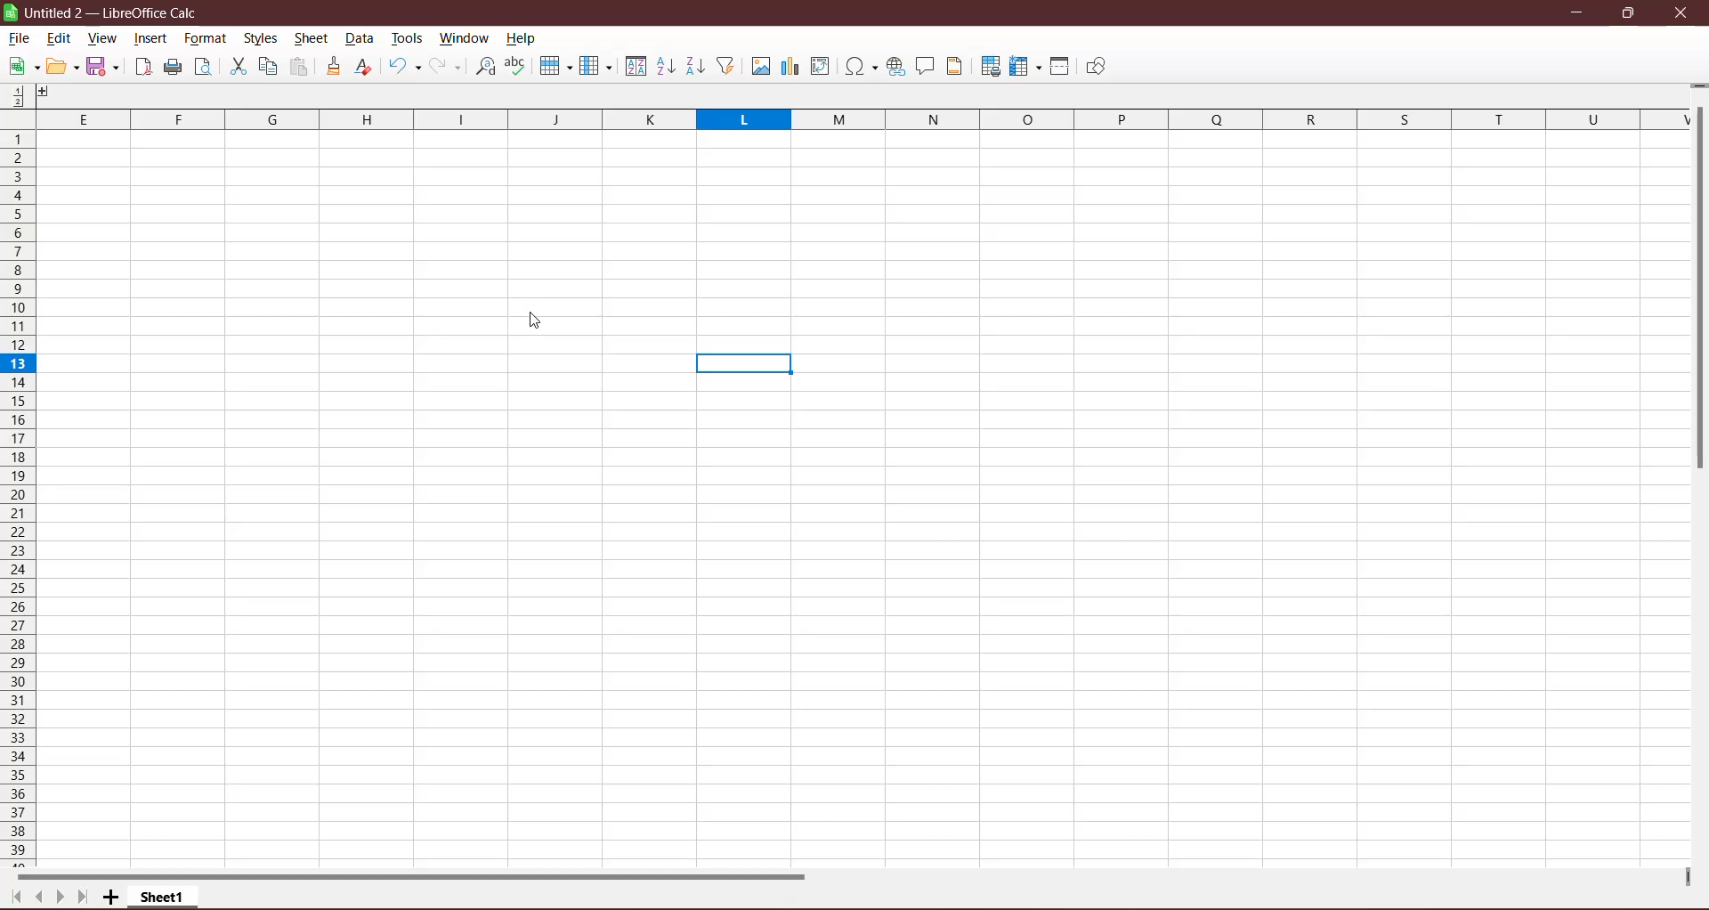 This screenshot has height=910, width=1709. Describe the element at coordinates (365, 67) in the screenshot. I see `Clear Formatting` at that location.